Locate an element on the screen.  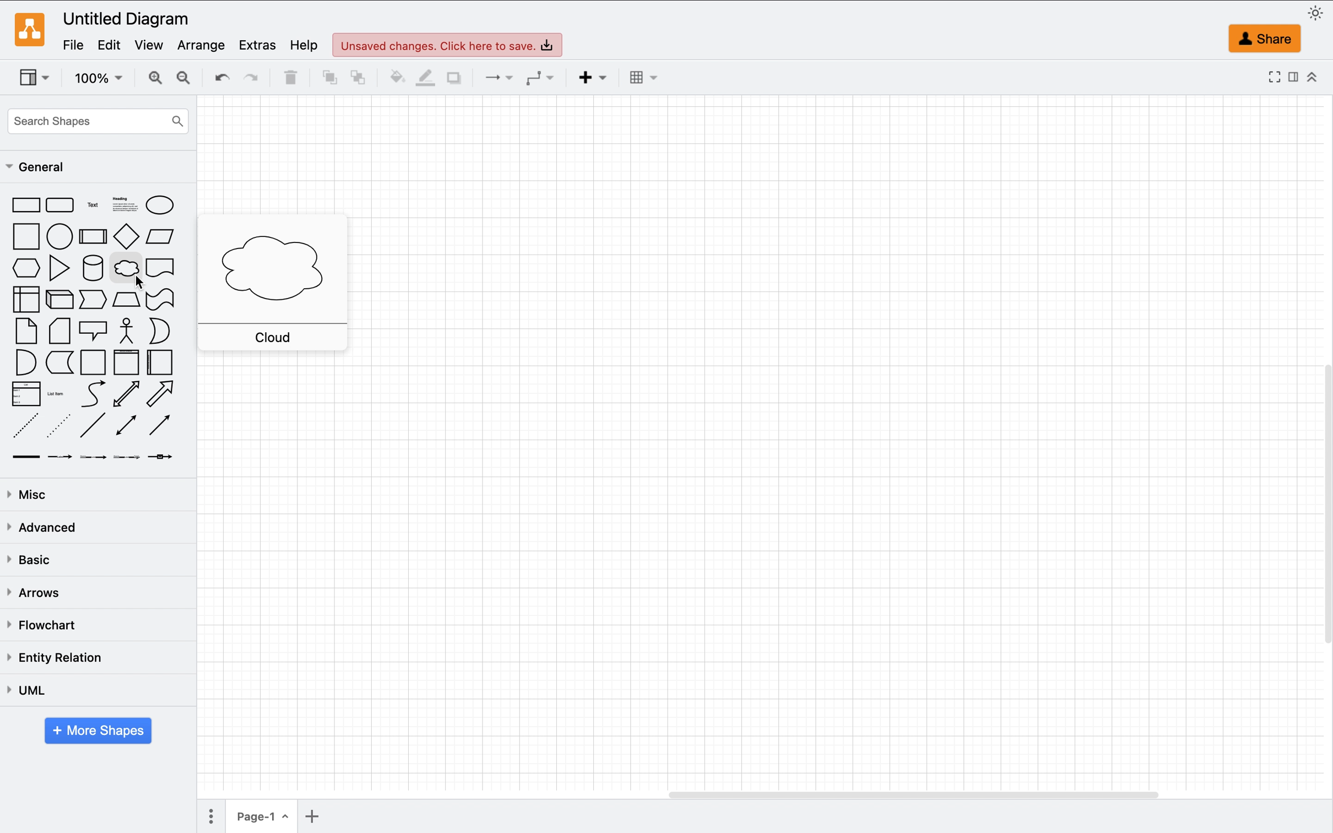
to front is located at coordinates (326, 78).